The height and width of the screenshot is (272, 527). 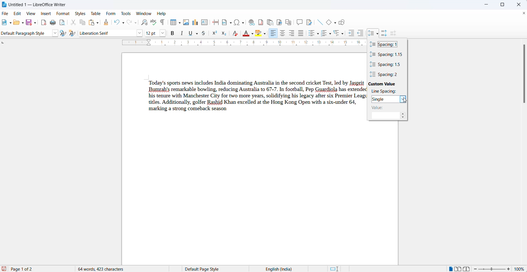 I want to click on set spacing options dropdown button, so click(x=378, y=34).